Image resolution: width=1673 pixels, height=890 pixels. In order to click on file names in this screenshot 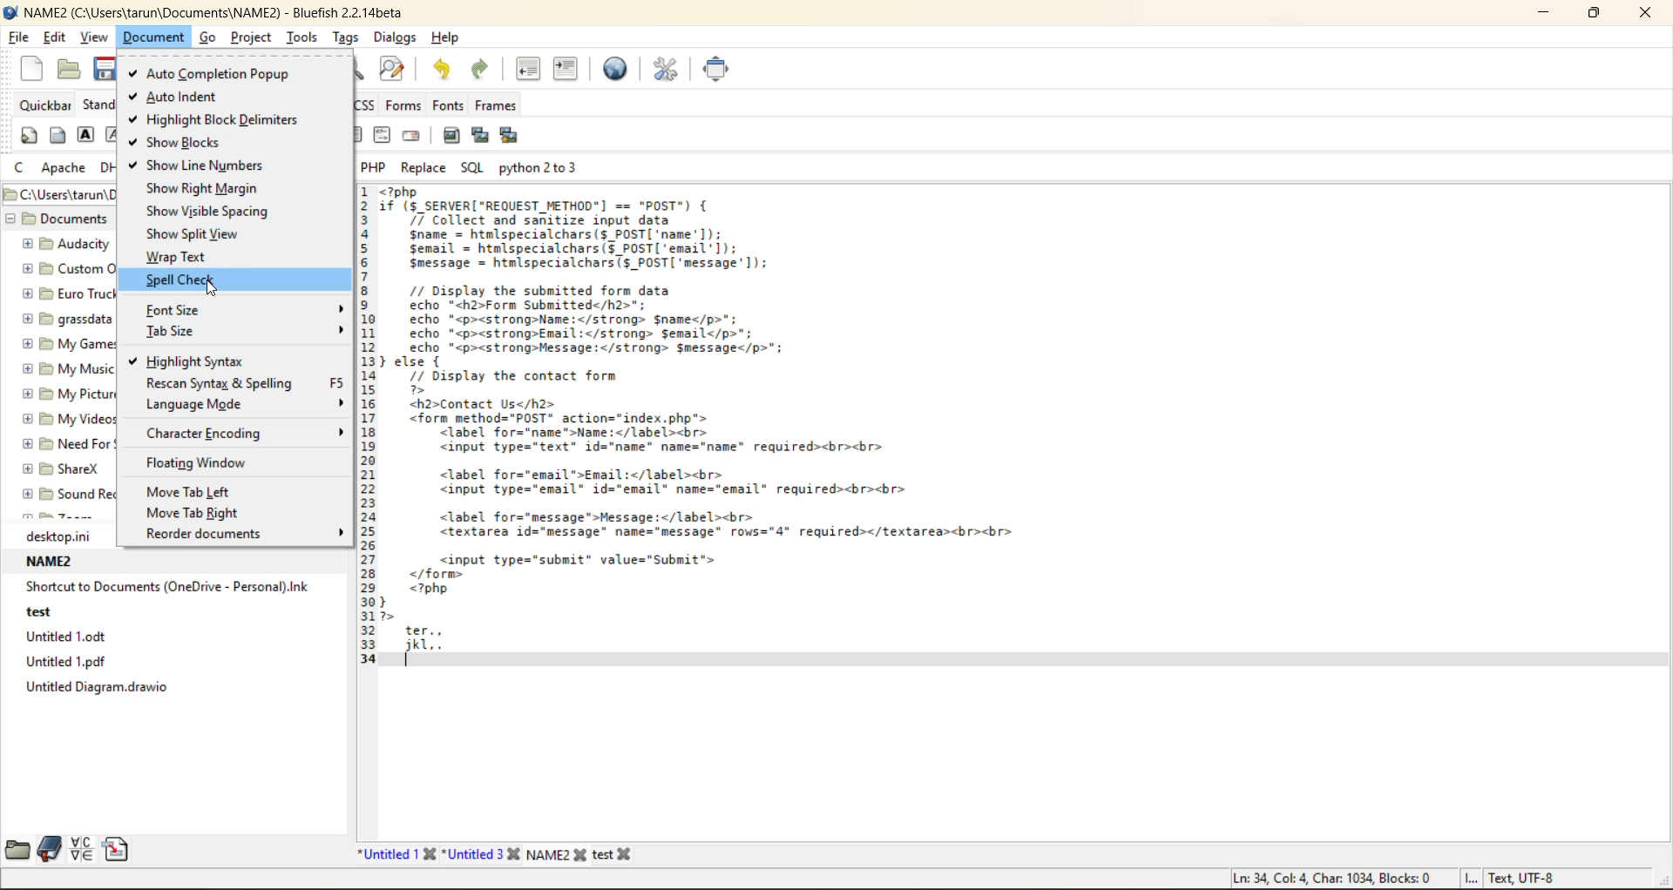, I will do `click(501, 854)`.